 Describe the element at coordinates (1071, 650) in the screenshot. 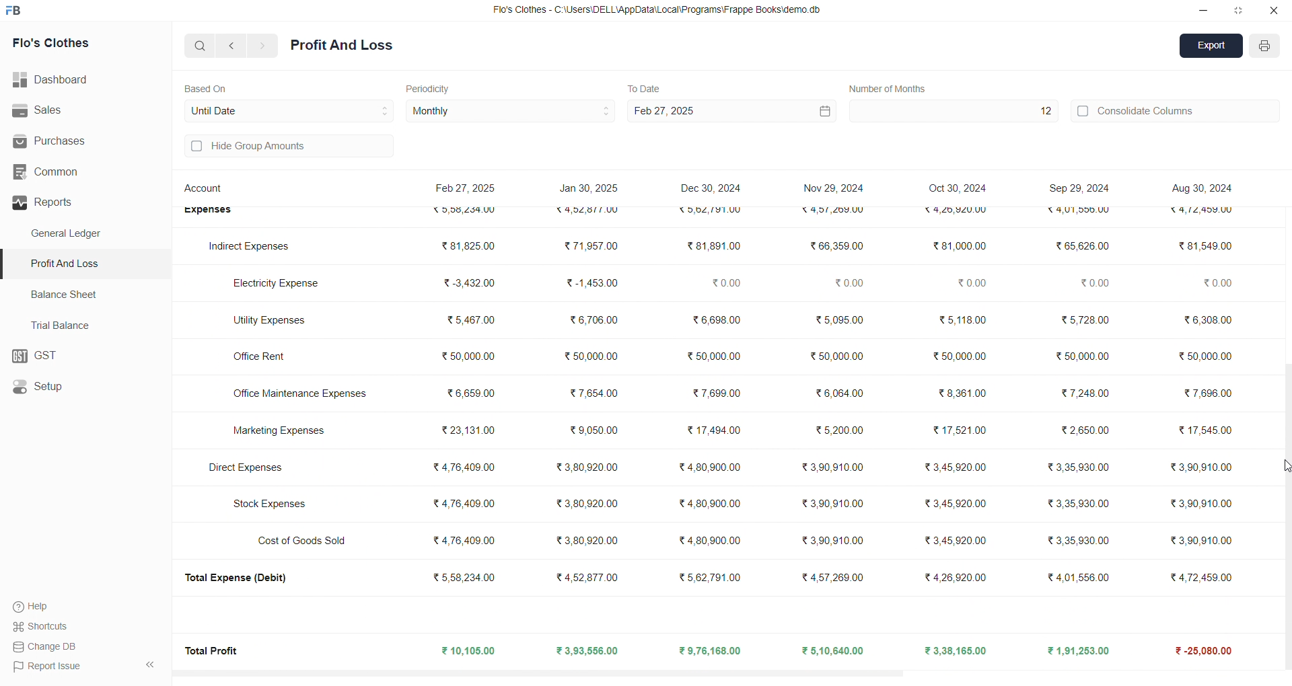

I see `₹1,91,253.00` at that location.